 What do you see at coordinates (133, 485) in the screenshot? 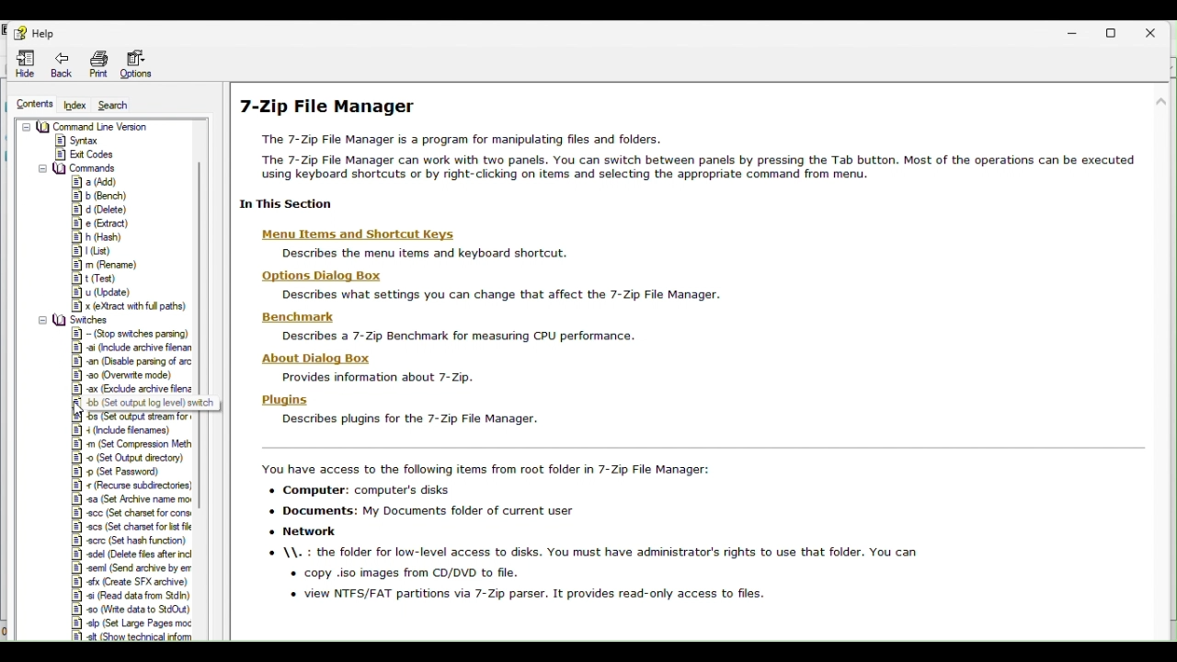
I see `£] + (Recurse subdirectories)` at bounding box center [133, 485].